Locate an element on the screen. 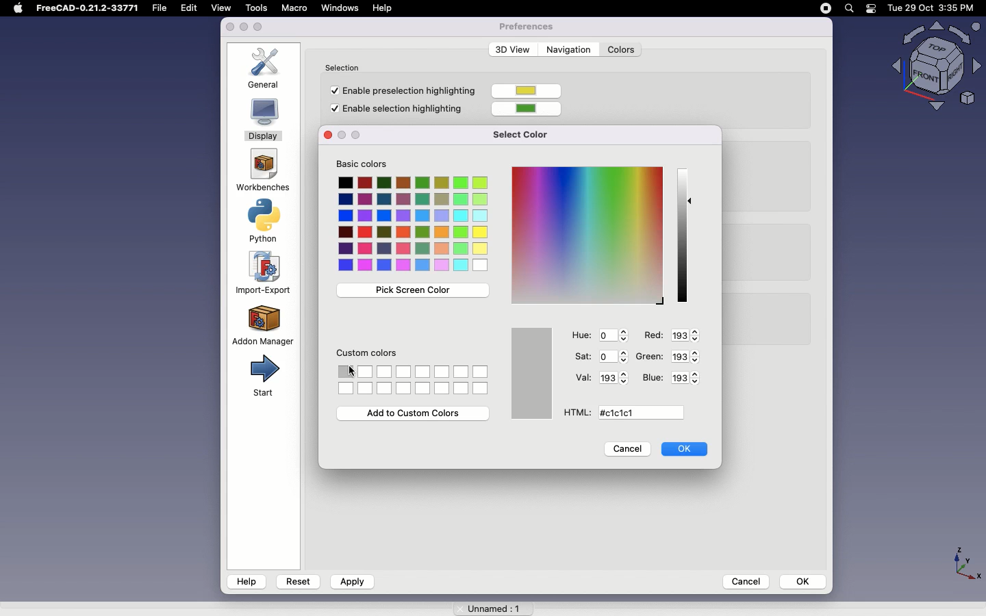  0 is located at coordinates (612, 355).